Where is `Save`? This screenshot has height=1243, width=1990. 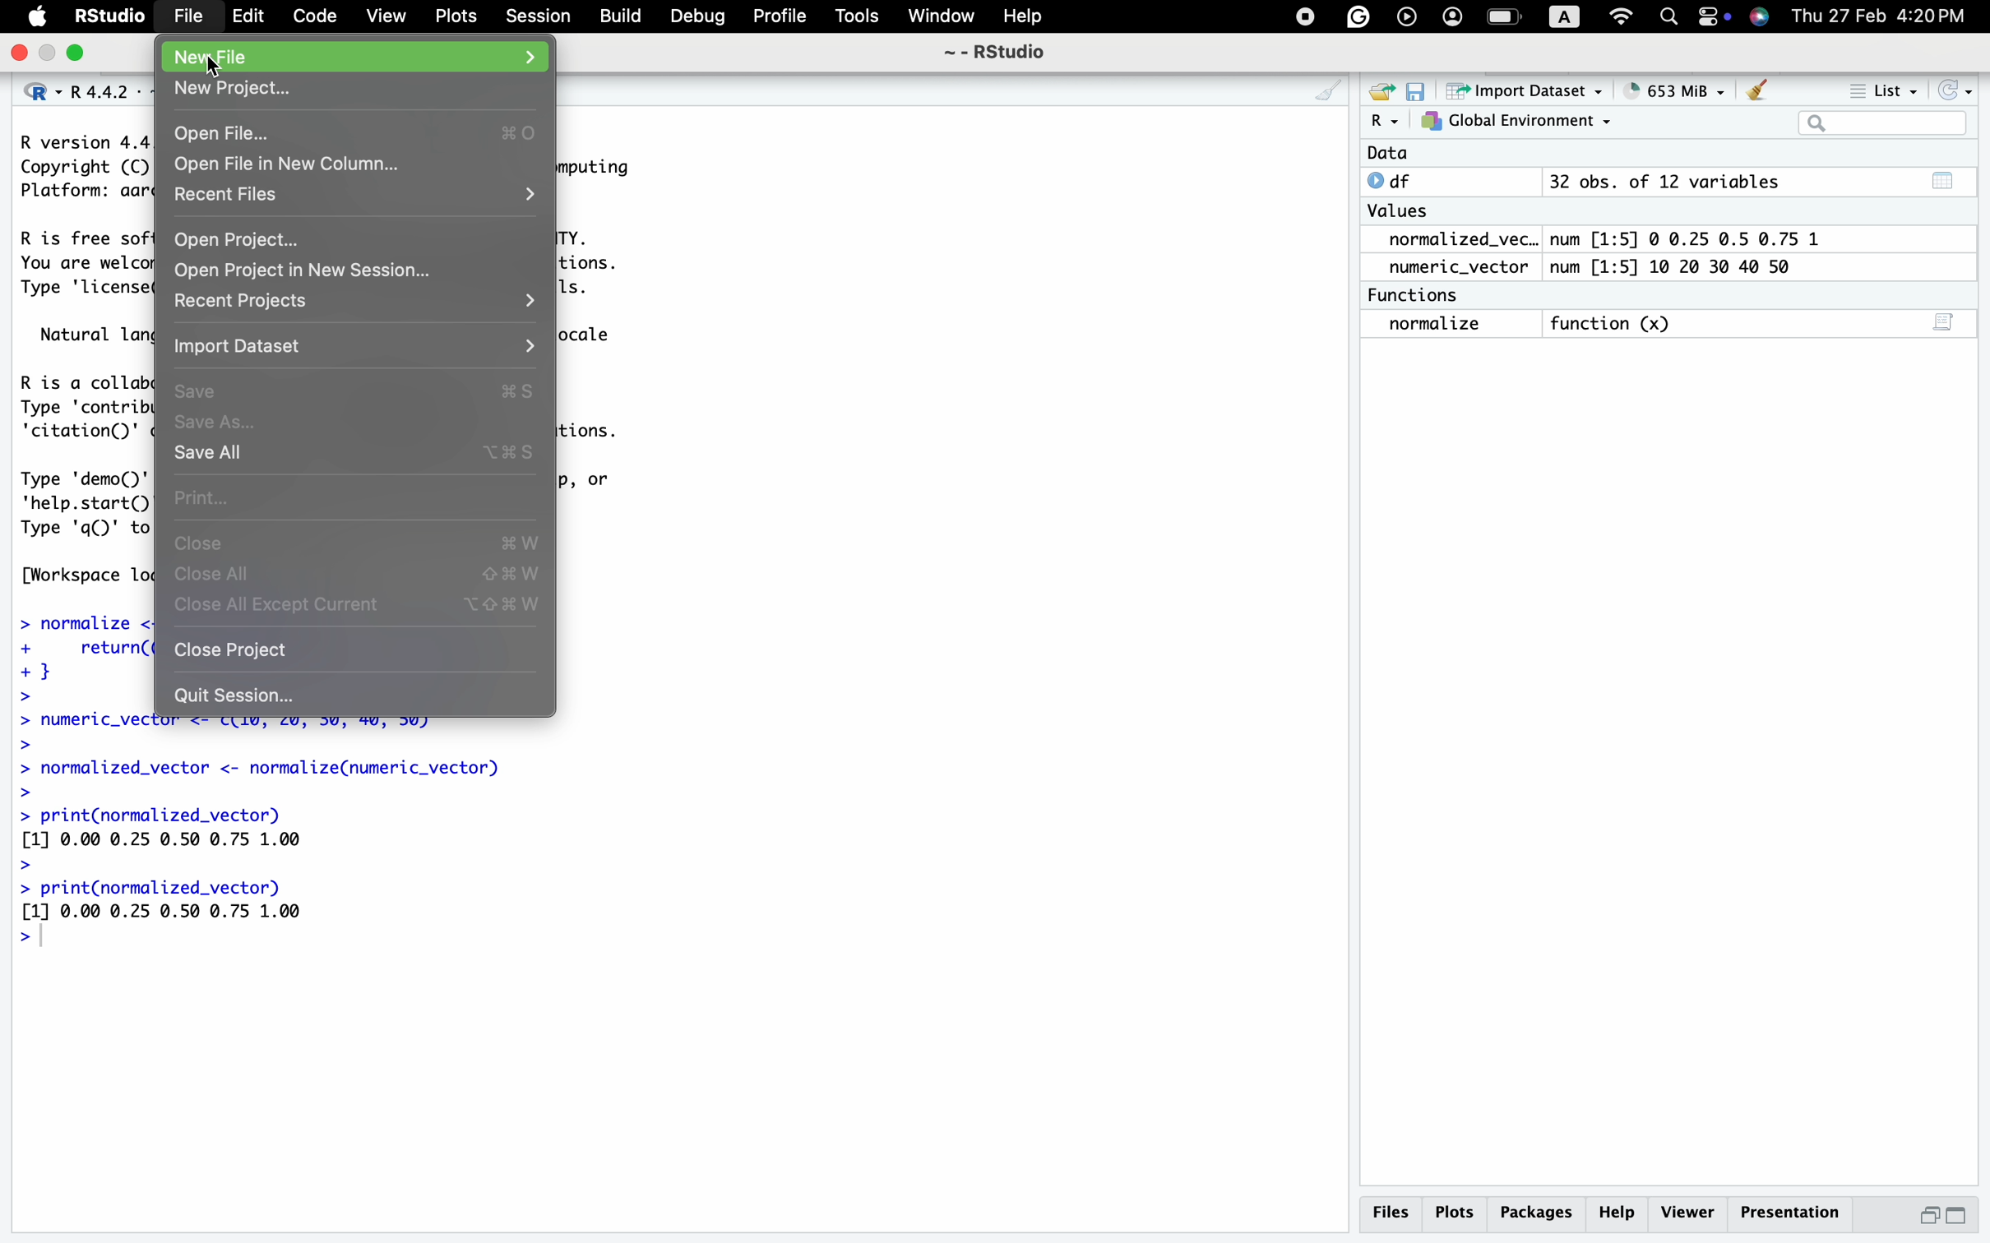 Save is located at coordinates (1417, 90).